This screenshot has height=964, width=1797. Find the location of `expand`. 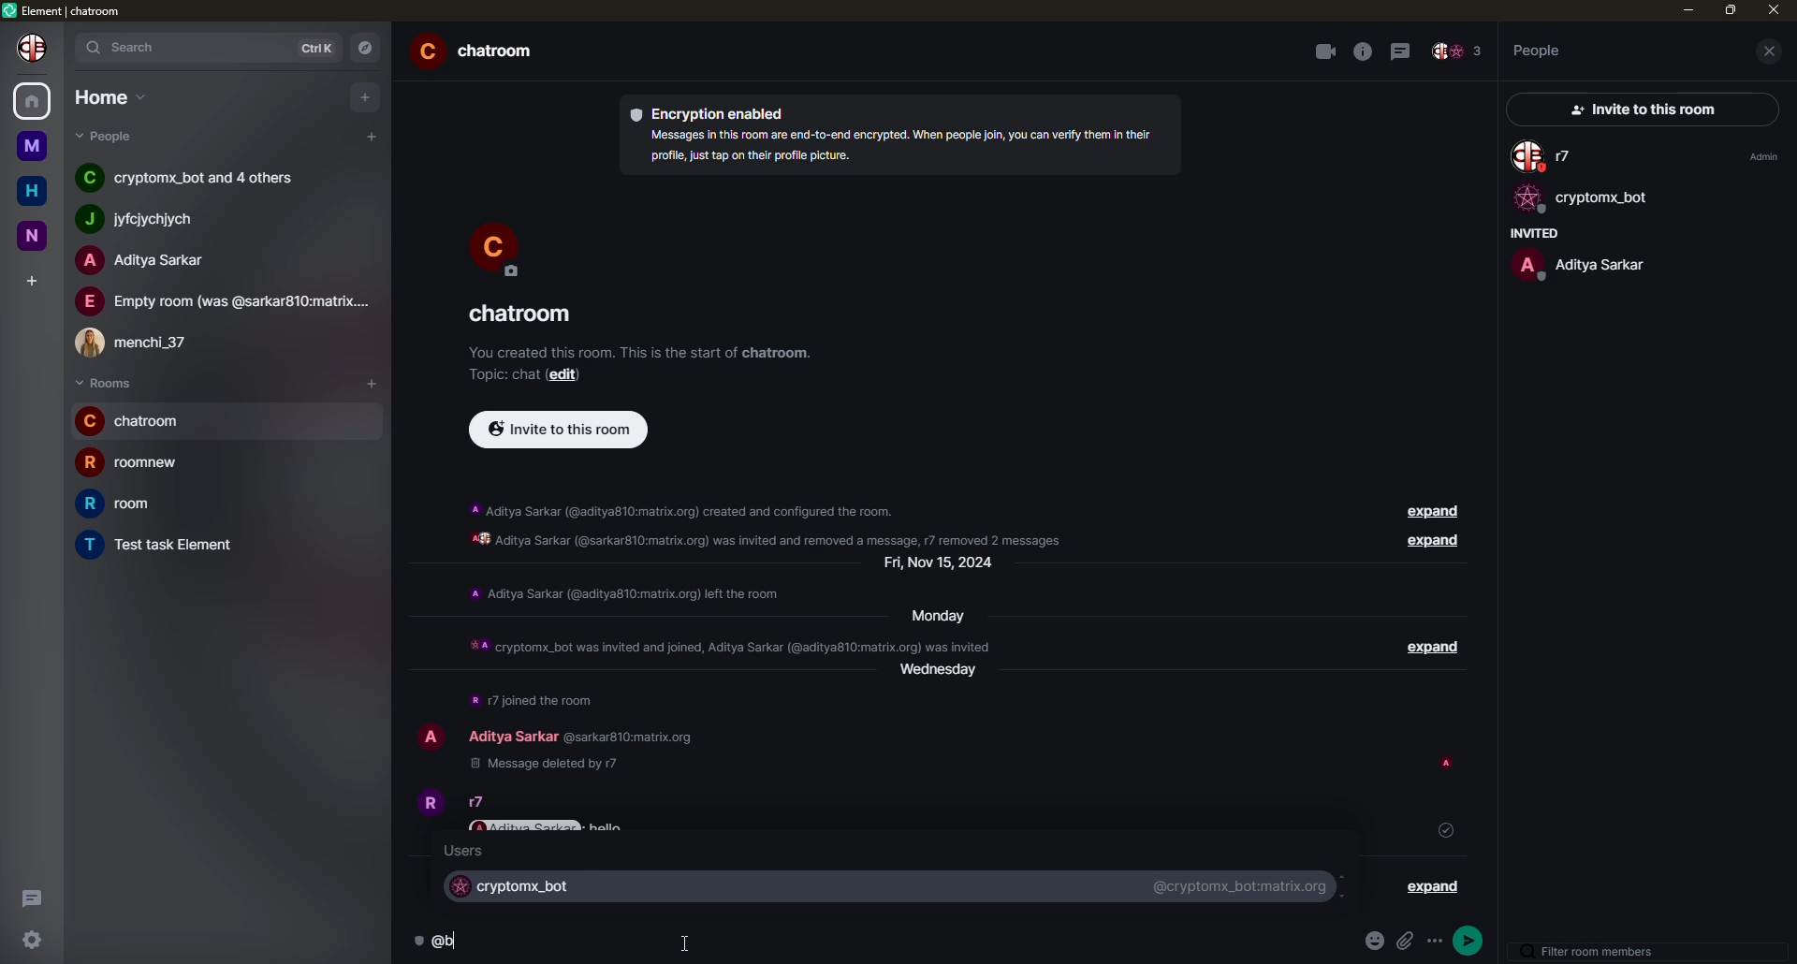

expand is located at coordinates (1426, 543).